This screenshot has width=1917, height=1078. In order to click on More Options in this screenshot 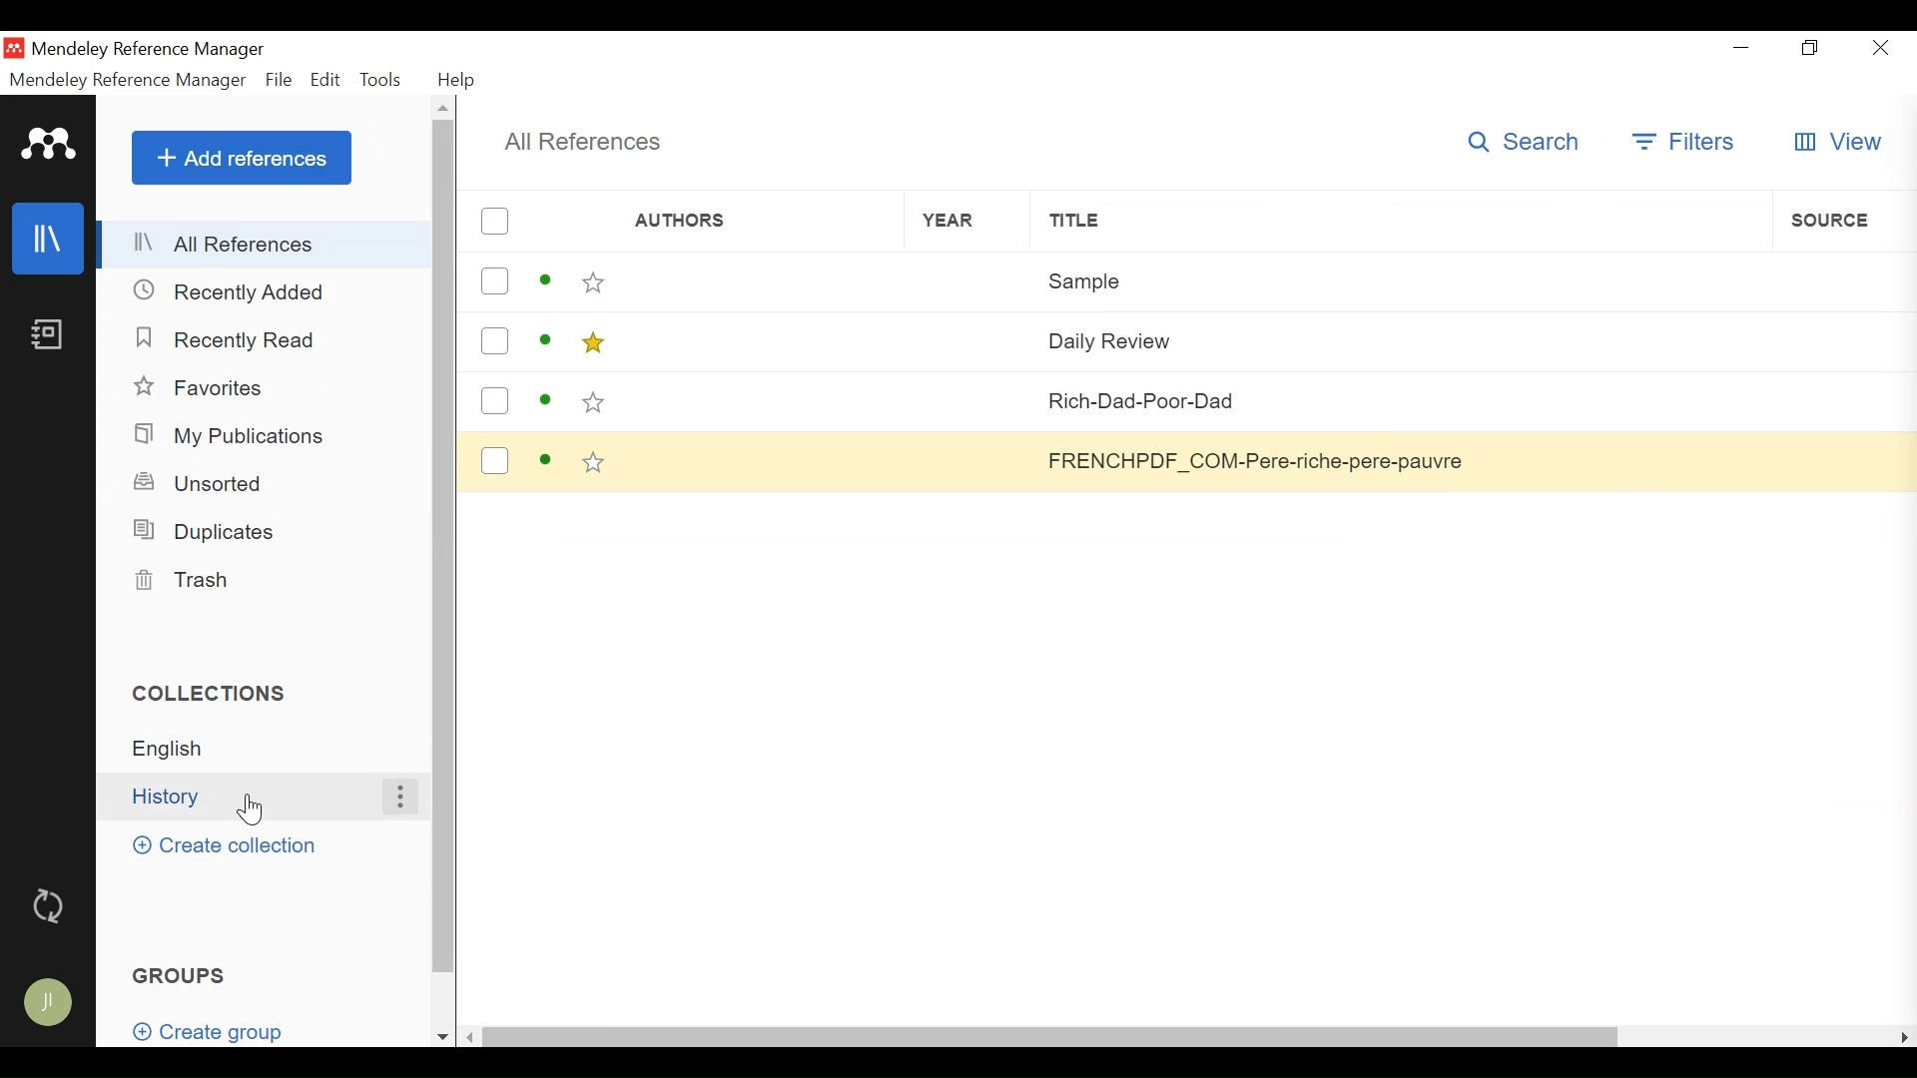, I will do `click(398, 797)`.